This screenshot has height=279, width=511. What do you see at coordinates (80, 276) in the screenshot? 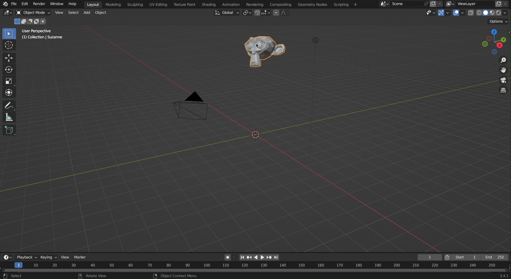
I see `icon` at bounding box center [80, 276].